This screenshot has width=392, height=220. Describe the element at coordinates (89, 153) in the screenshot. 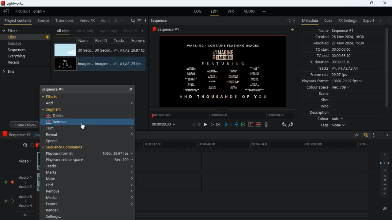

I see `playback formats` at that location.